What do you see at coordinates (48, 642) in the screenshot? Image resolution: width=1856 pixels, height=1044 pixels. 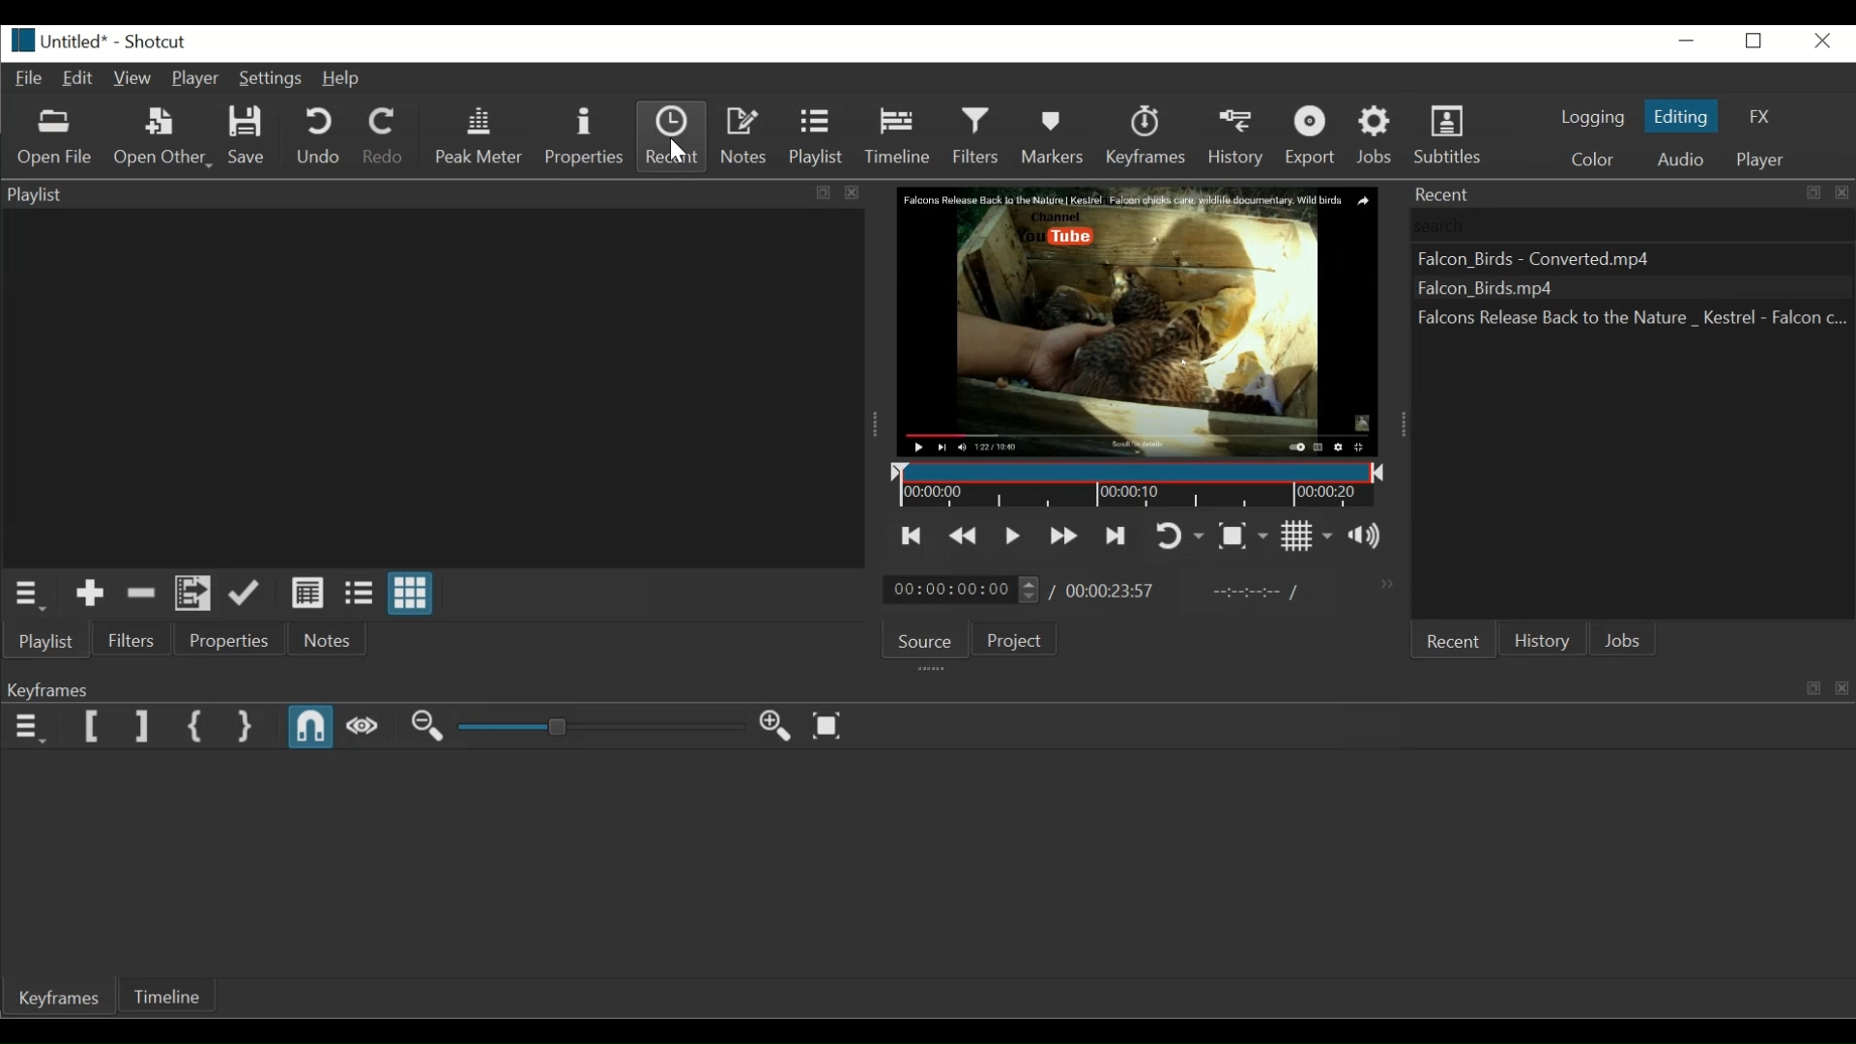 I see `Playlist` at bounding box center [48, 642].